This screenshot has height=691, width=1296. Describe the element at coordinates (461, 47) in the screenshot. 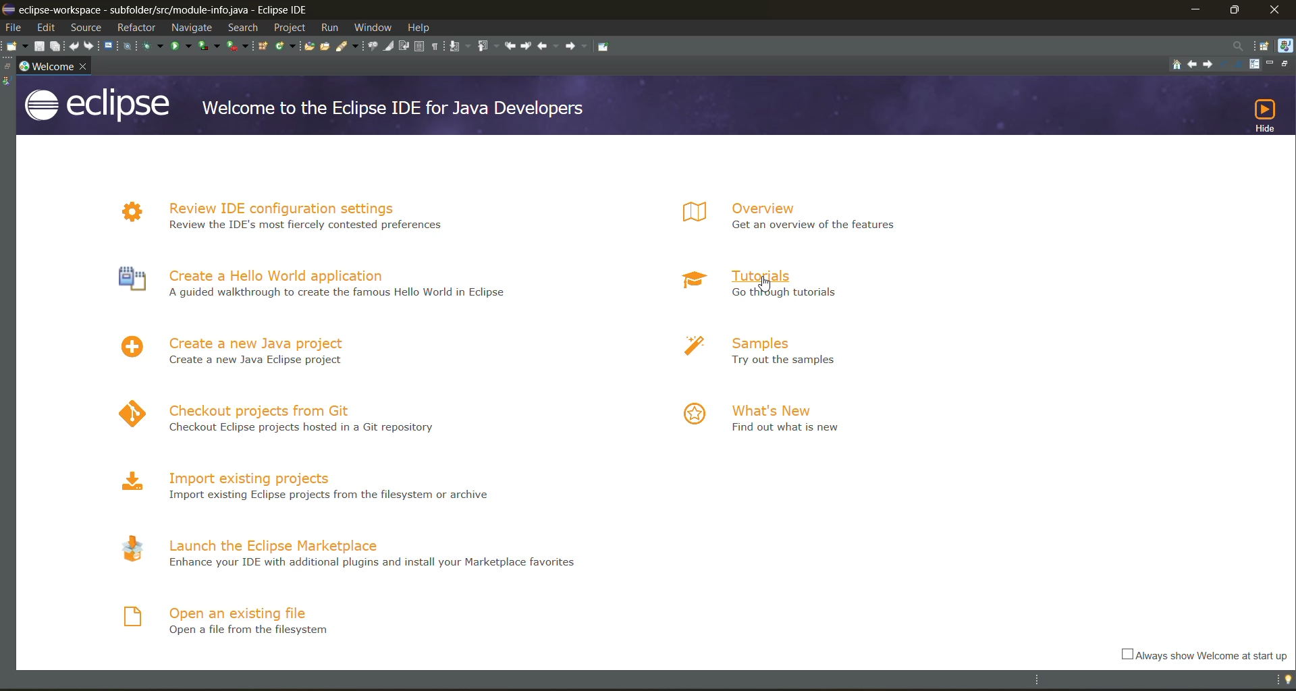

I see `next annotation` at that location.